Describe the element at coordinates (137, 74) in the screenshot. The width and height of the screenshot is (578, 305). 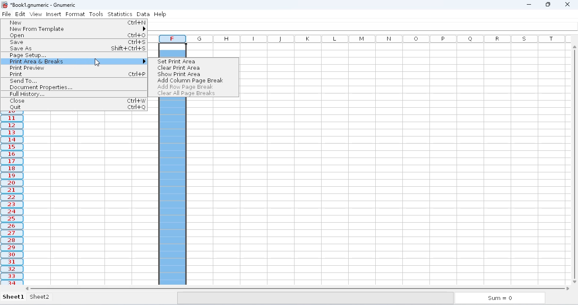
I see `shortcut for print` at that location.